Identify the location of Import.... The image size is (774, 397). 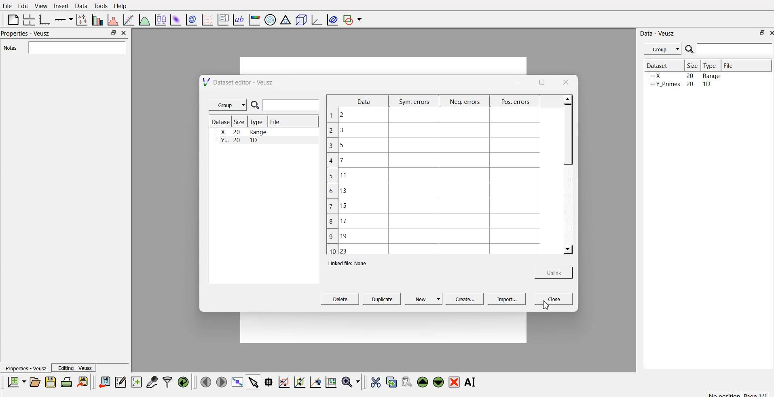
(505, 300).